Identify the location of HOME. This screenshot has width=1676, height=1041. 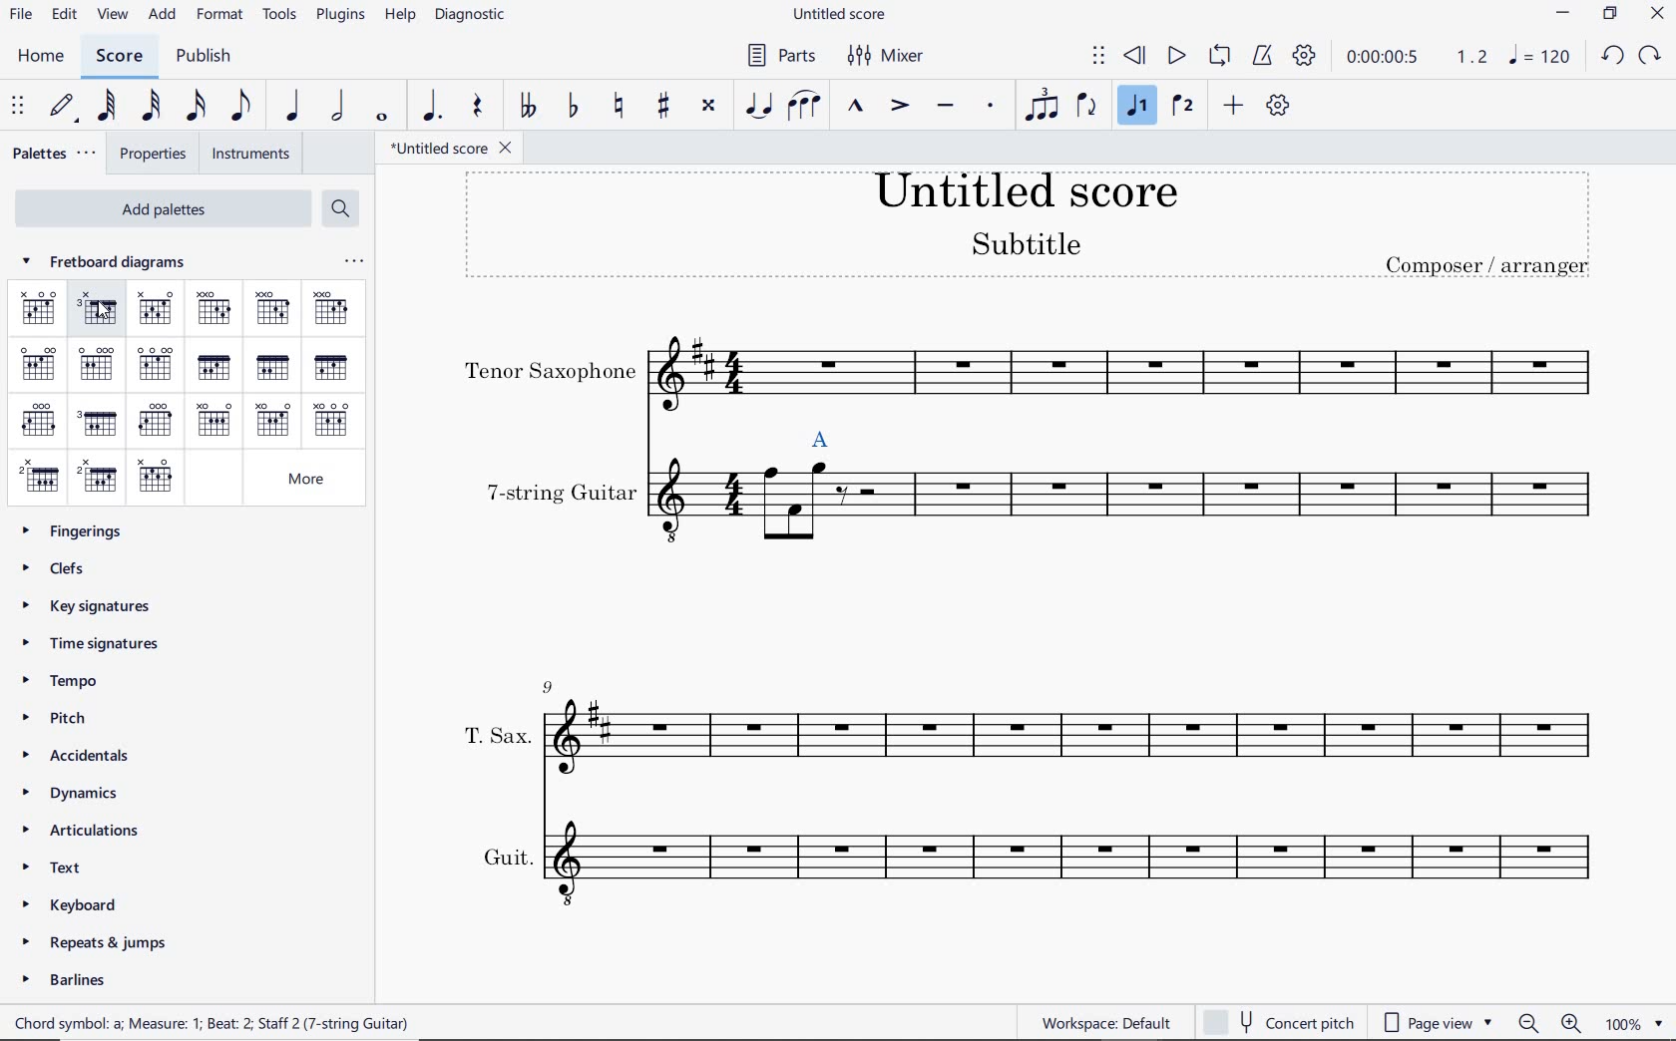
(42, 57).